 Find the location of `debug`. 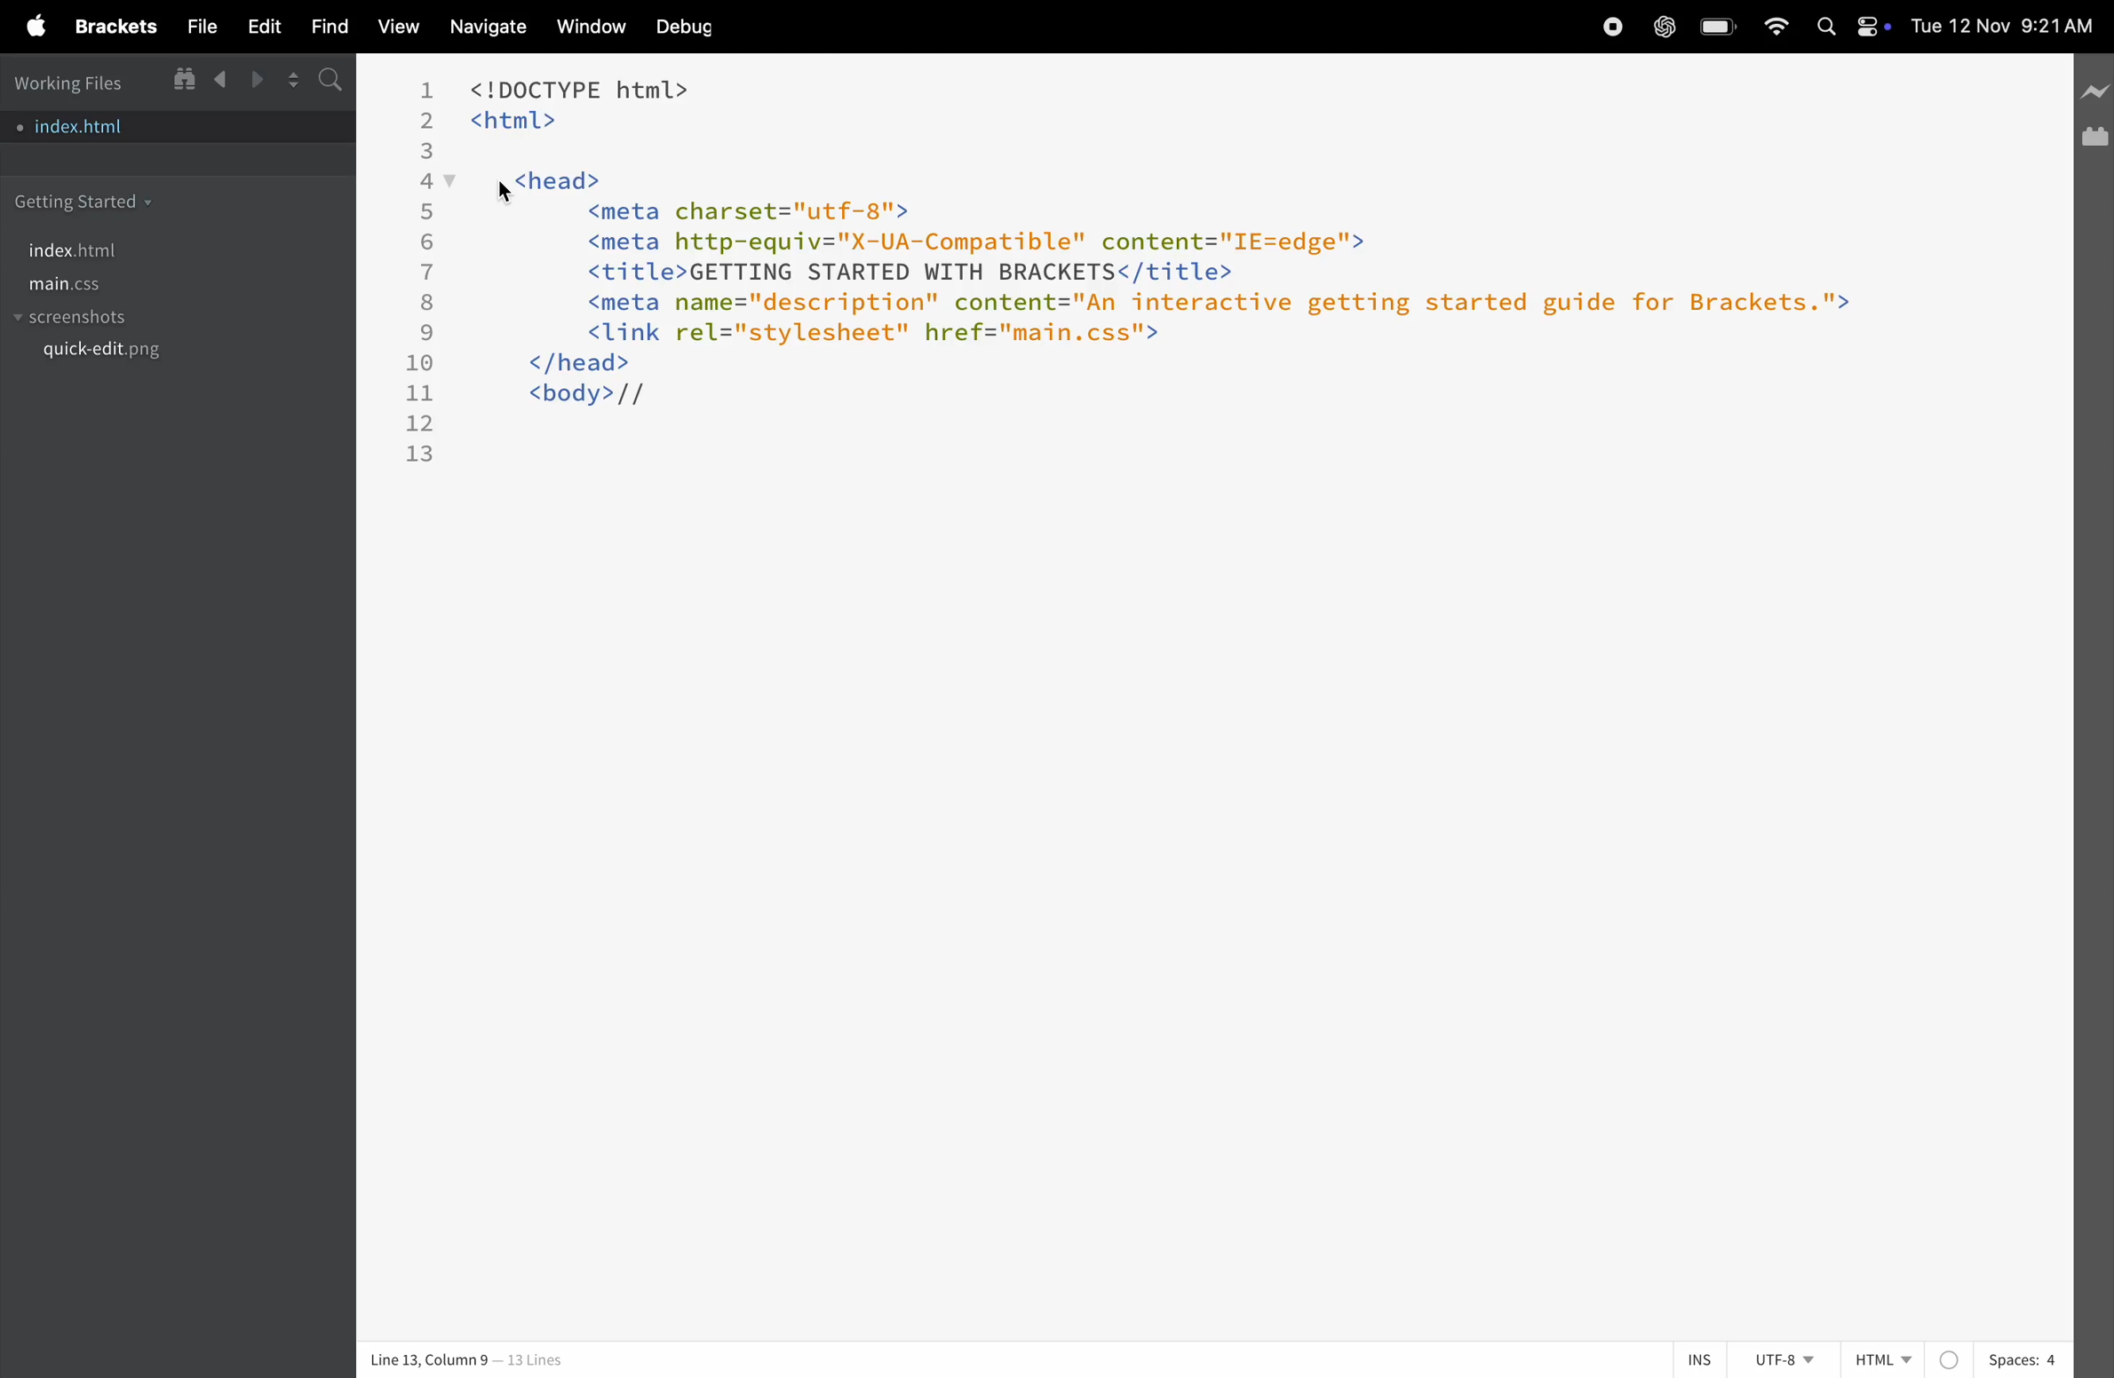

debug is located at coordinates (695, 24).